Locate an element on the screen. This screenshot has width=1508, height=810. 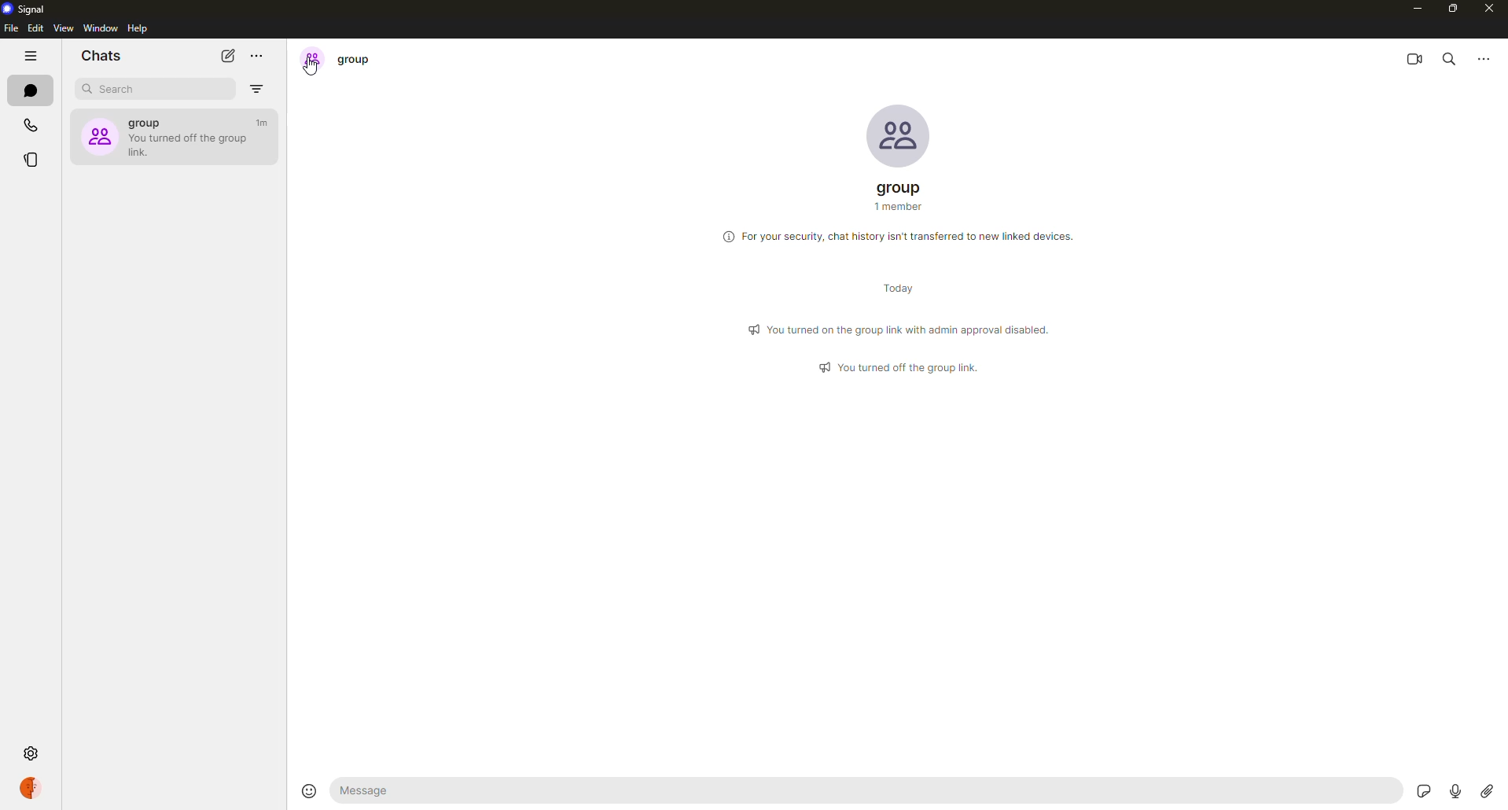
calls is located at coordinates (29, 126).